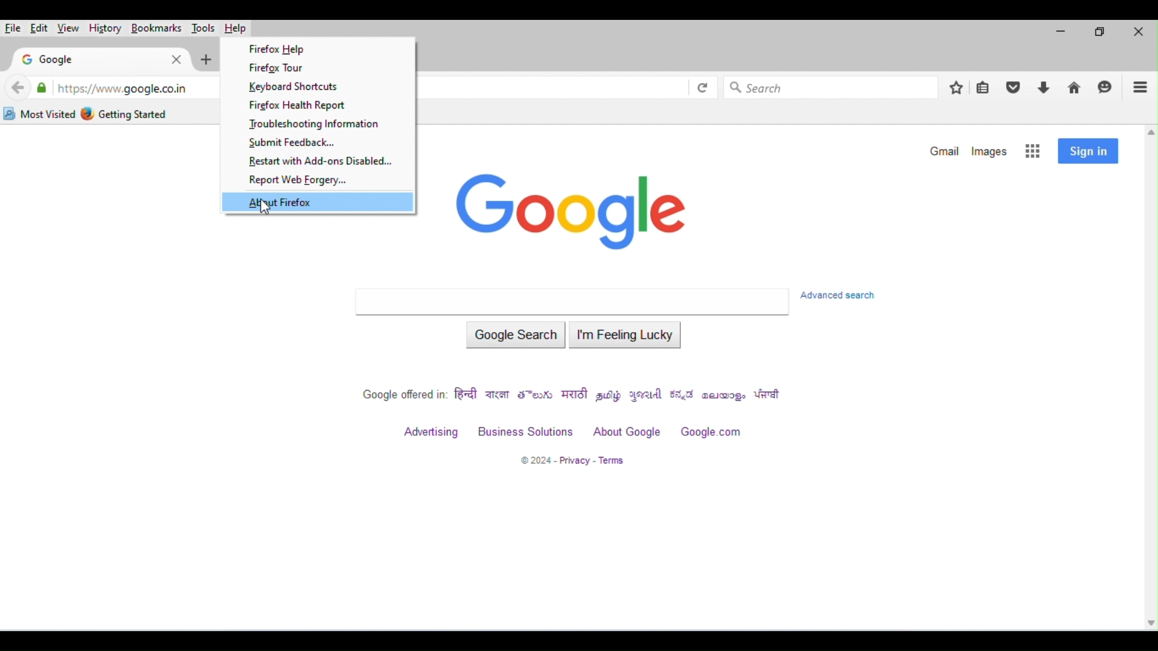 This screenshot has width=1158, height=651. I want to click on keyboard shortcuts, so click(297, 87).